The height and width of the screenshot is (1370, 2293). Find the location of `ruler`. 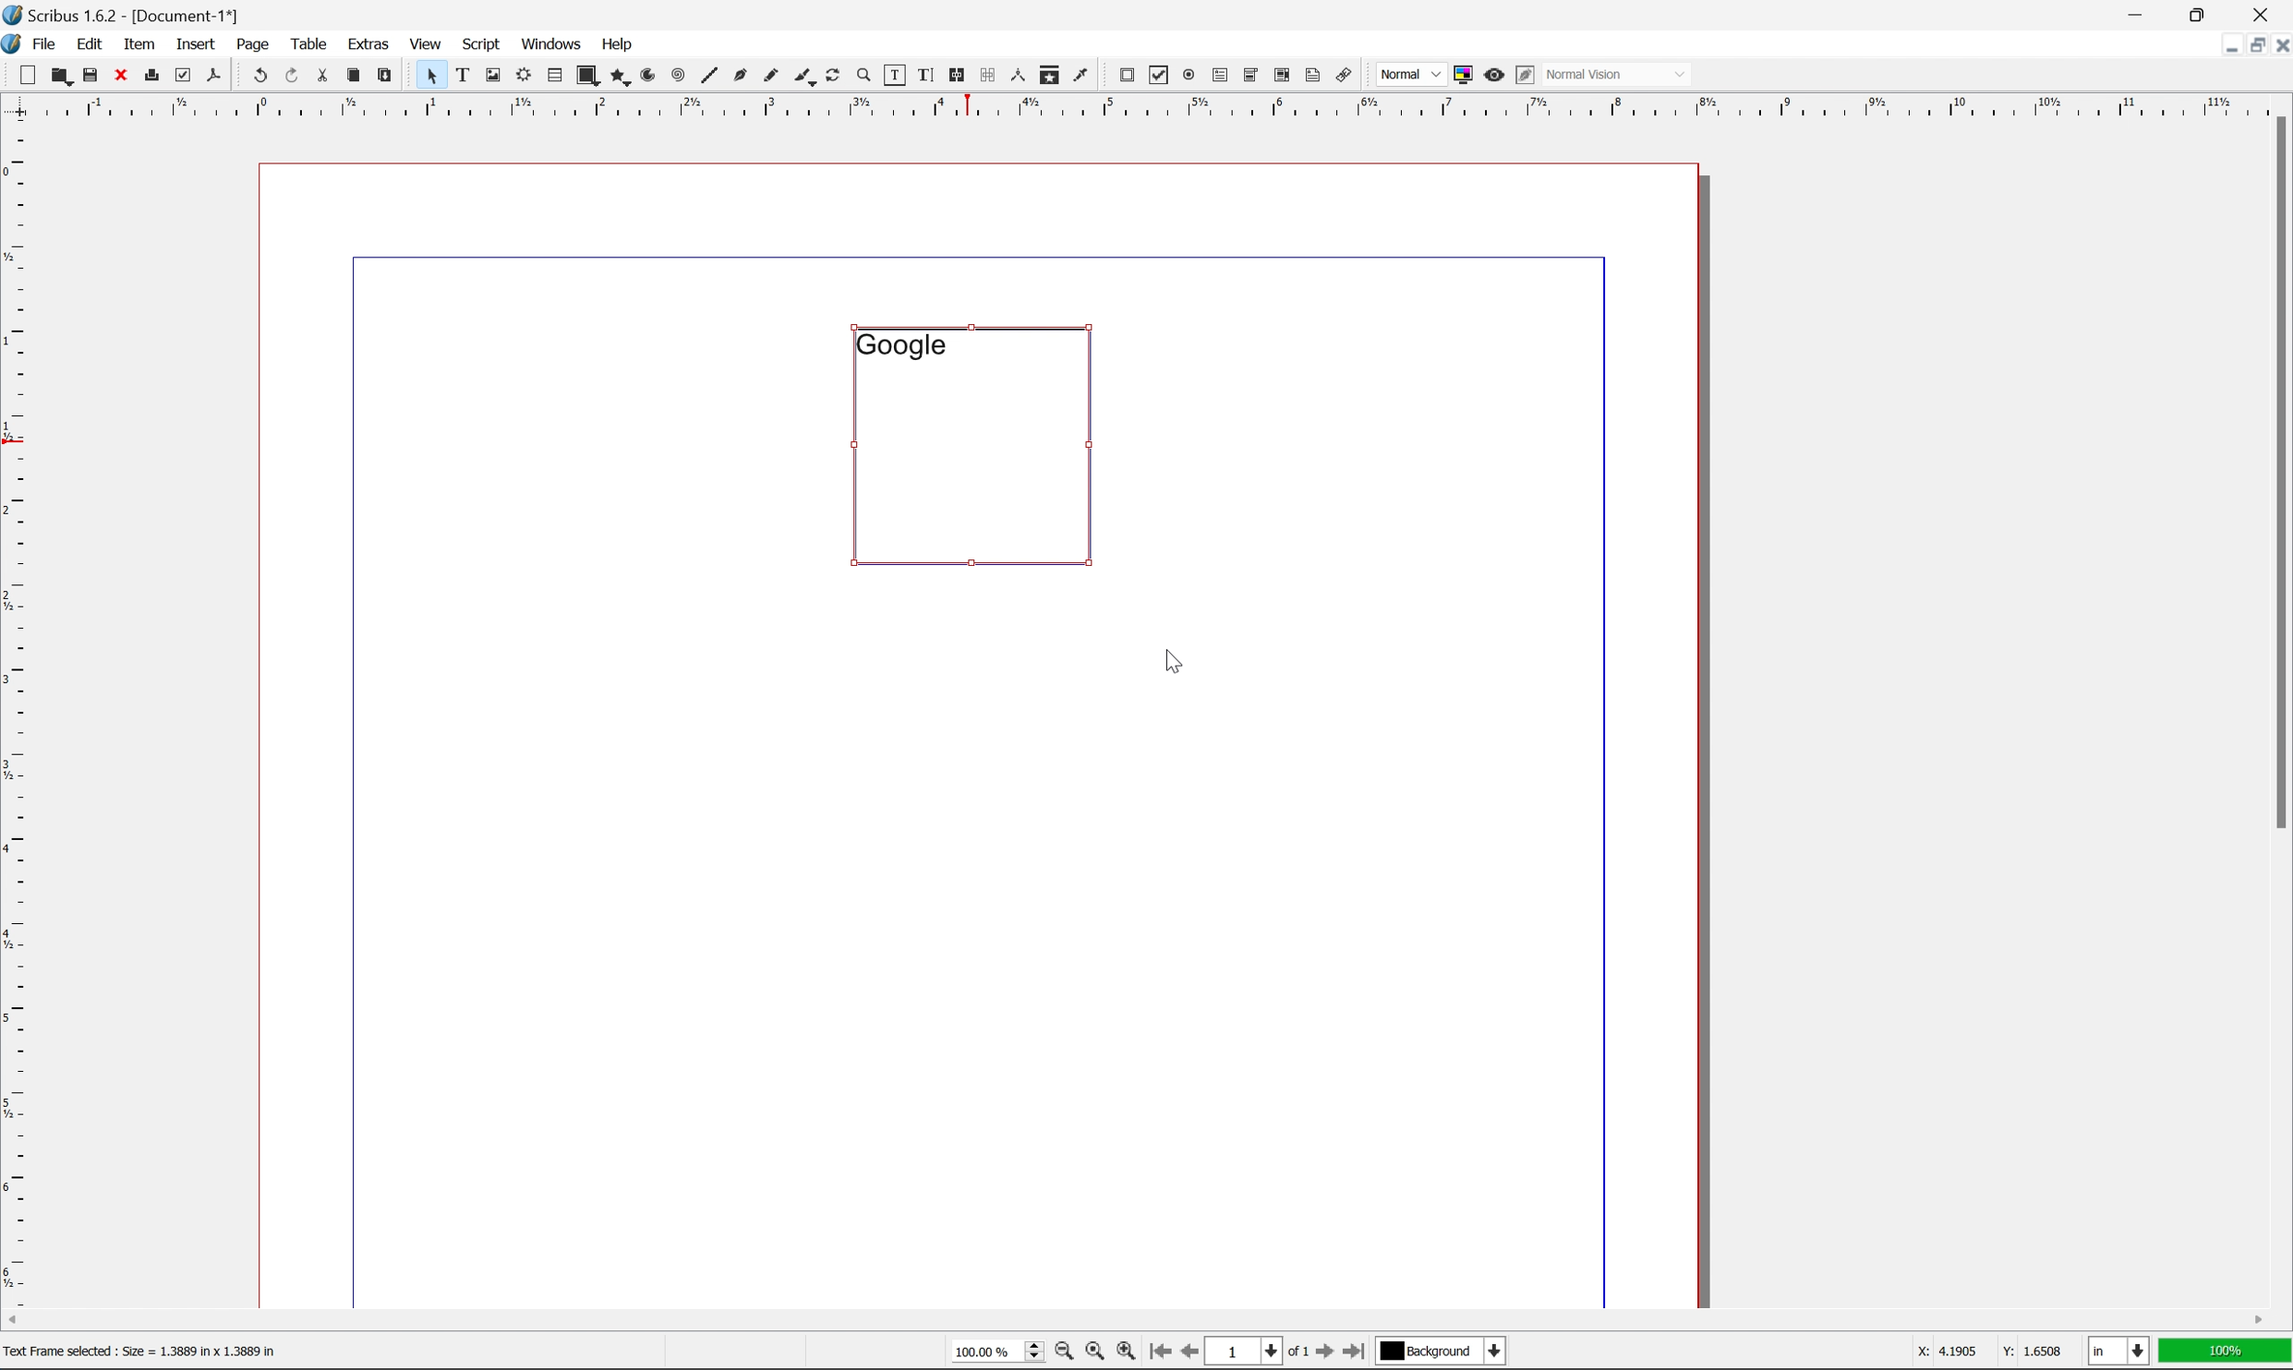

ruler is located at coordinates (1145, 104).